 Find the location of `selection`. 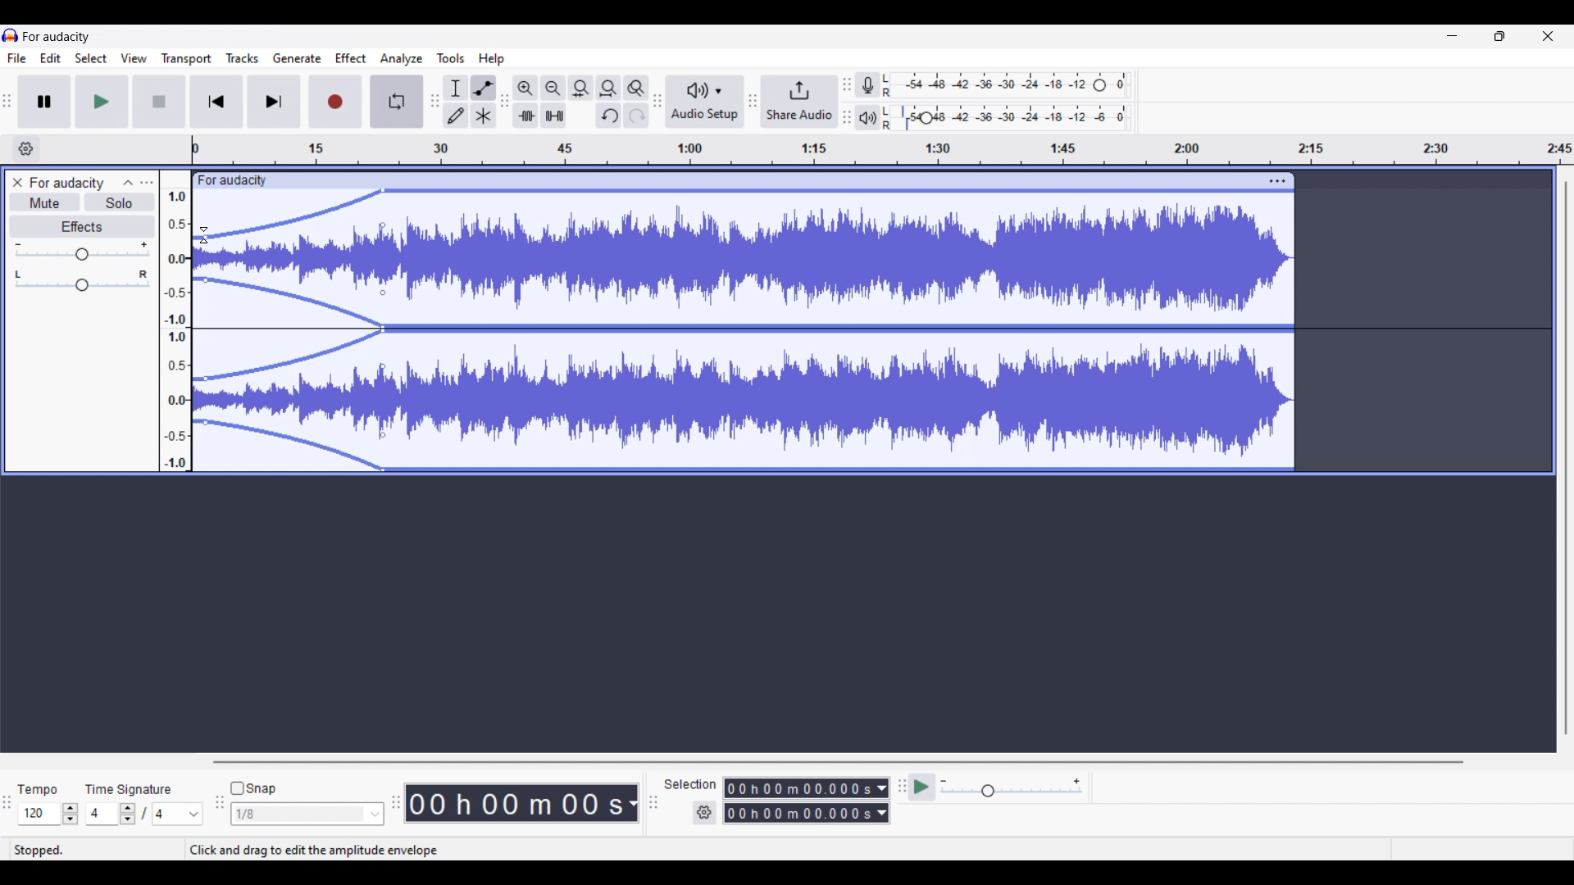

selection is located at coordinates (689, 783).